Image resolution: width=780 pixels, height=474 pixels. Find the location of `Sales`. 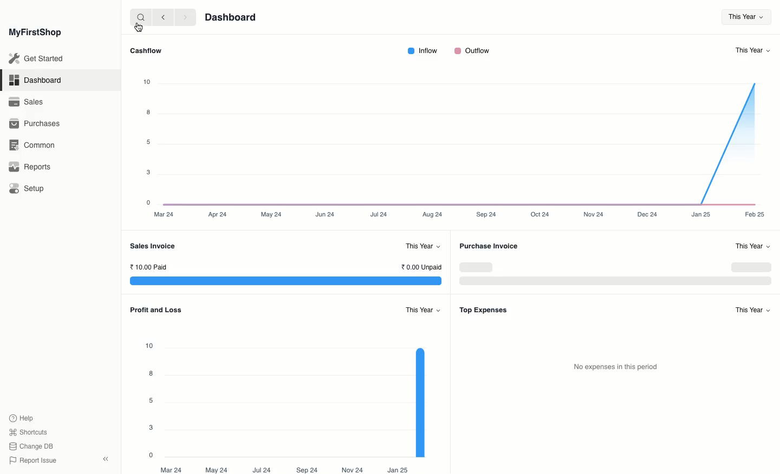

Sales is located at coordinates (27, 103).